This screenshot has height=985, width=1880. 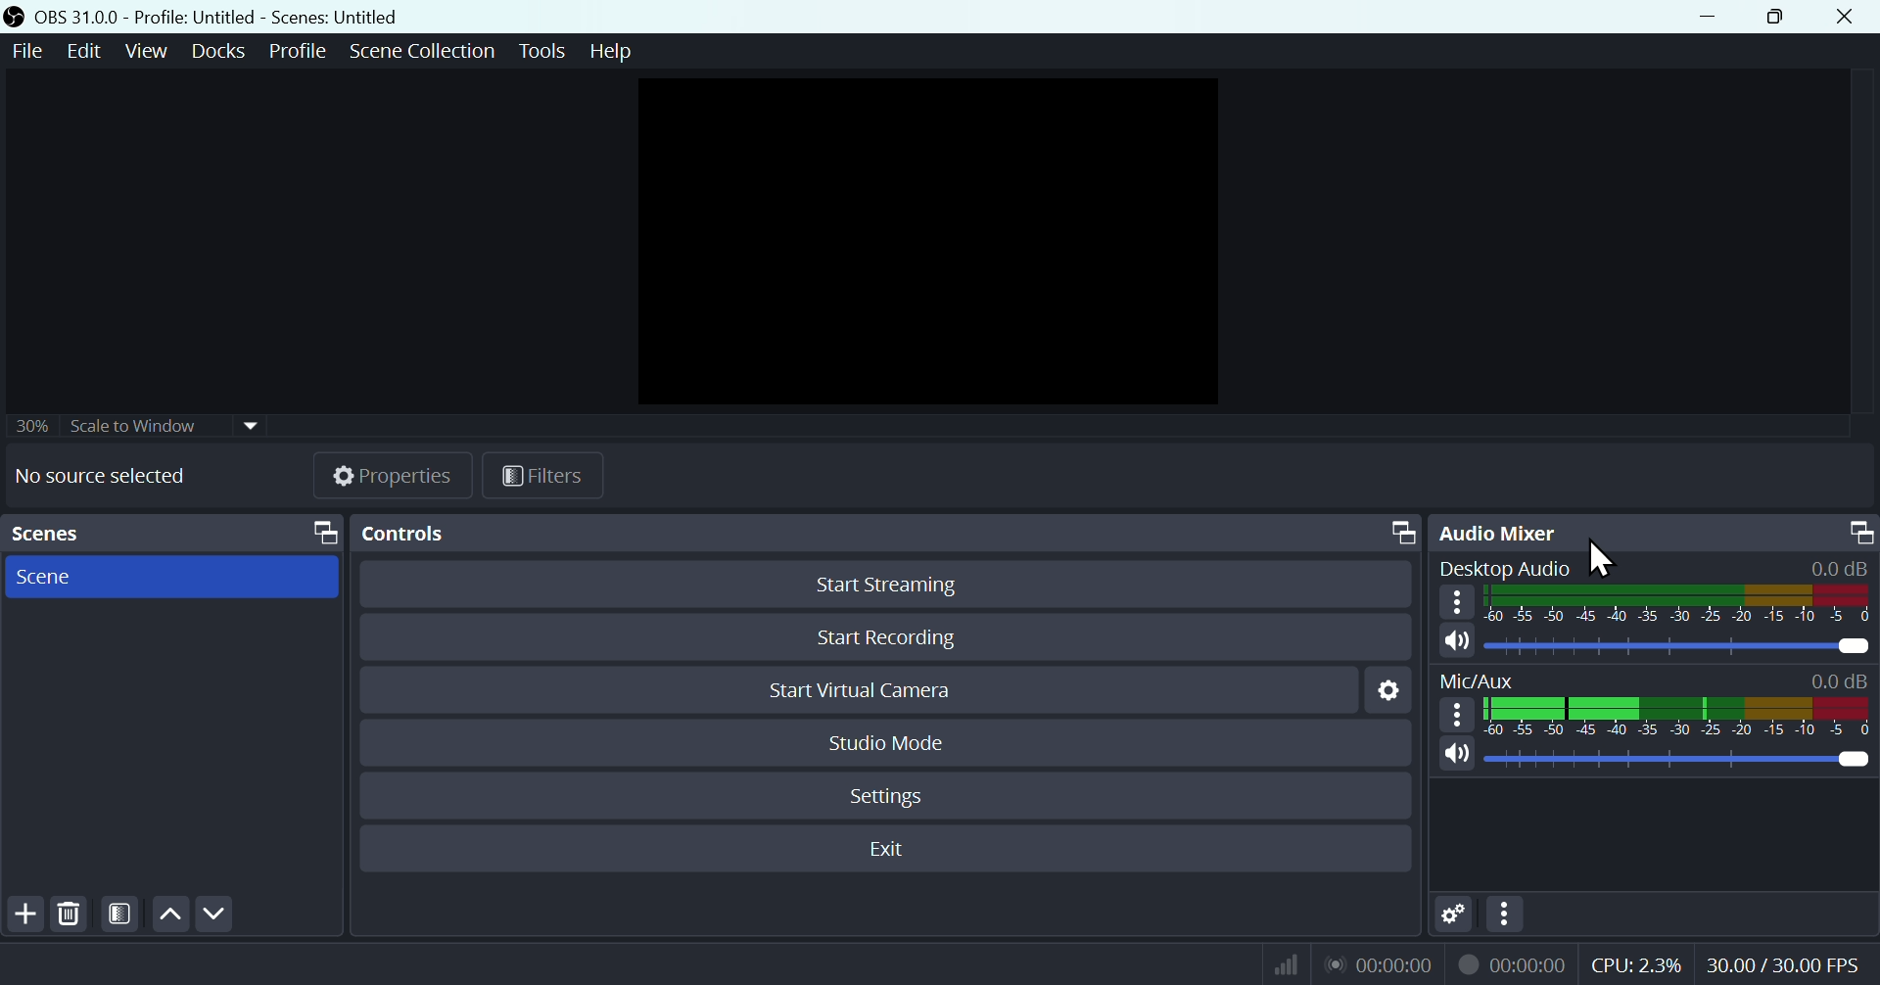 I want to click on OBA 31.00 - profile-Untitled - Scenes -Untitiled, so click(x=249, y=17).